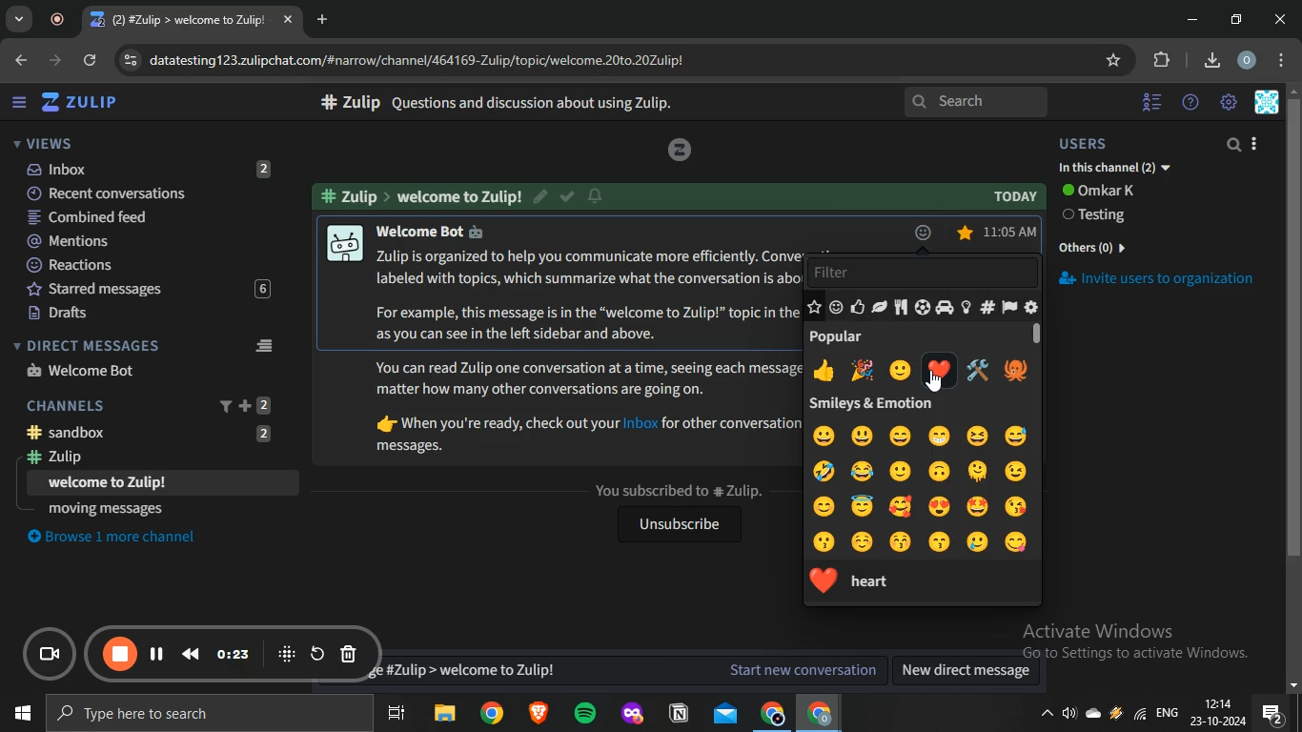  I want to click on , so click(1254, 145).